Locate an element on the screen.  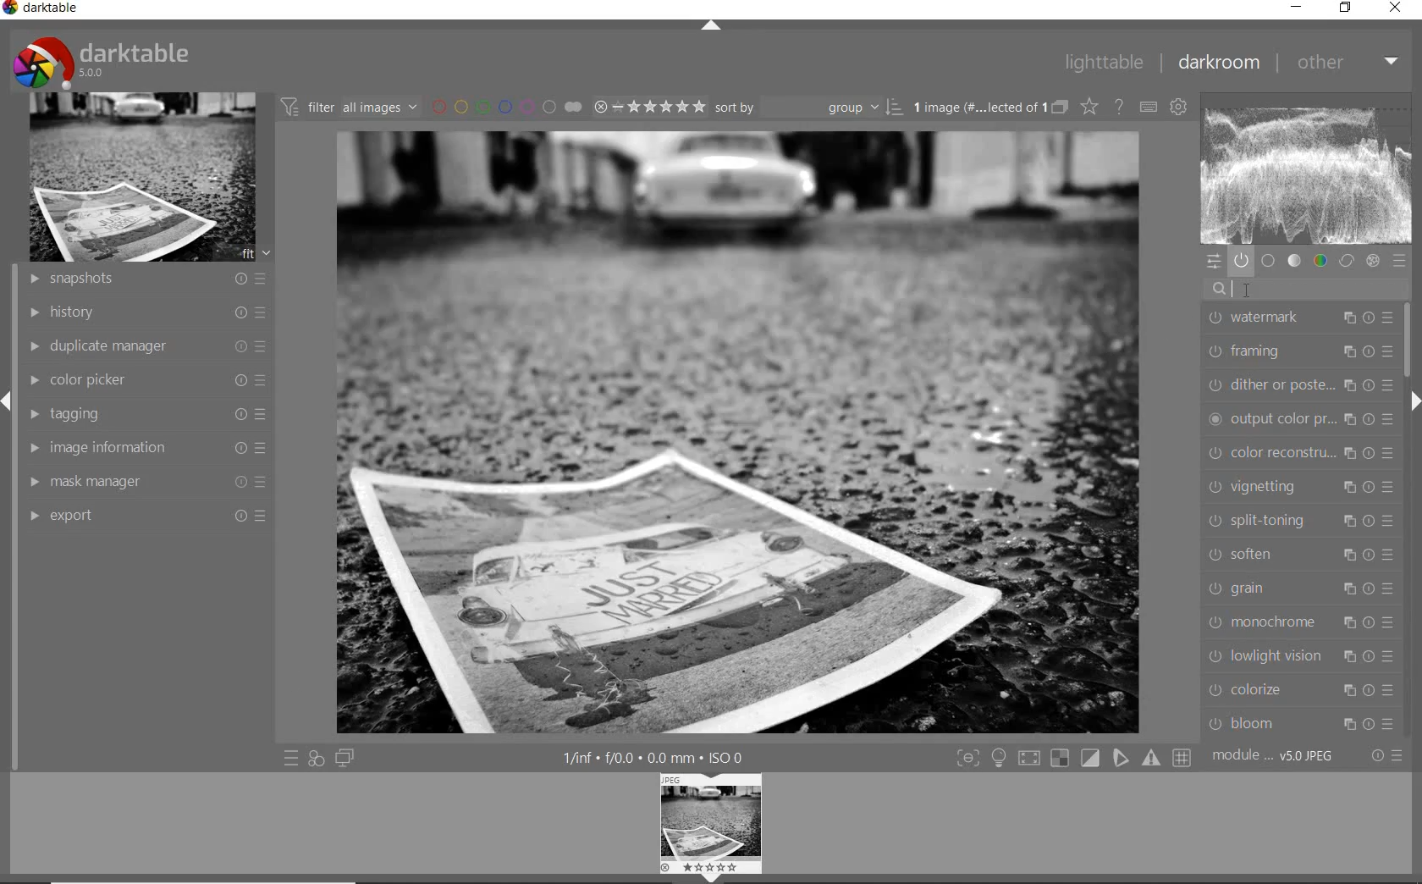
color picker is located at coordinates (149, 380).